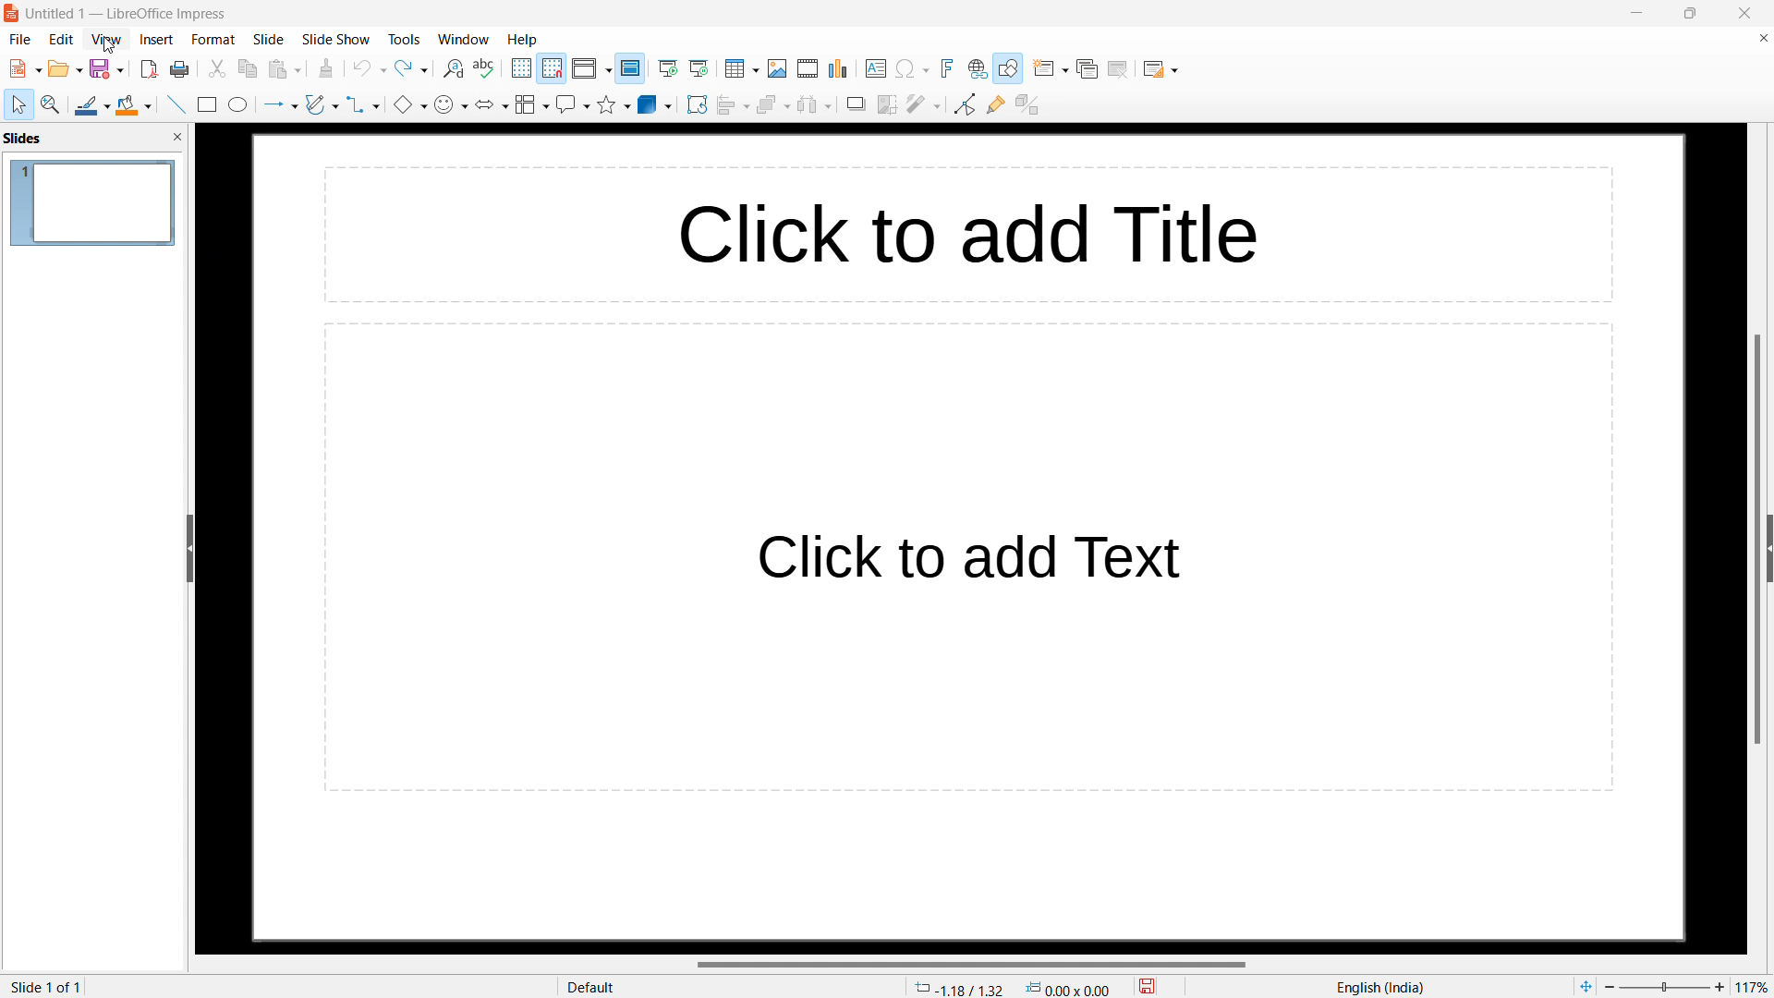 Image resolution: width=1774 pixels, height=998 pixels. What do you see at coordinates (213, 41) in the screenshot?
I see `format` at bounding box center [213, 41].